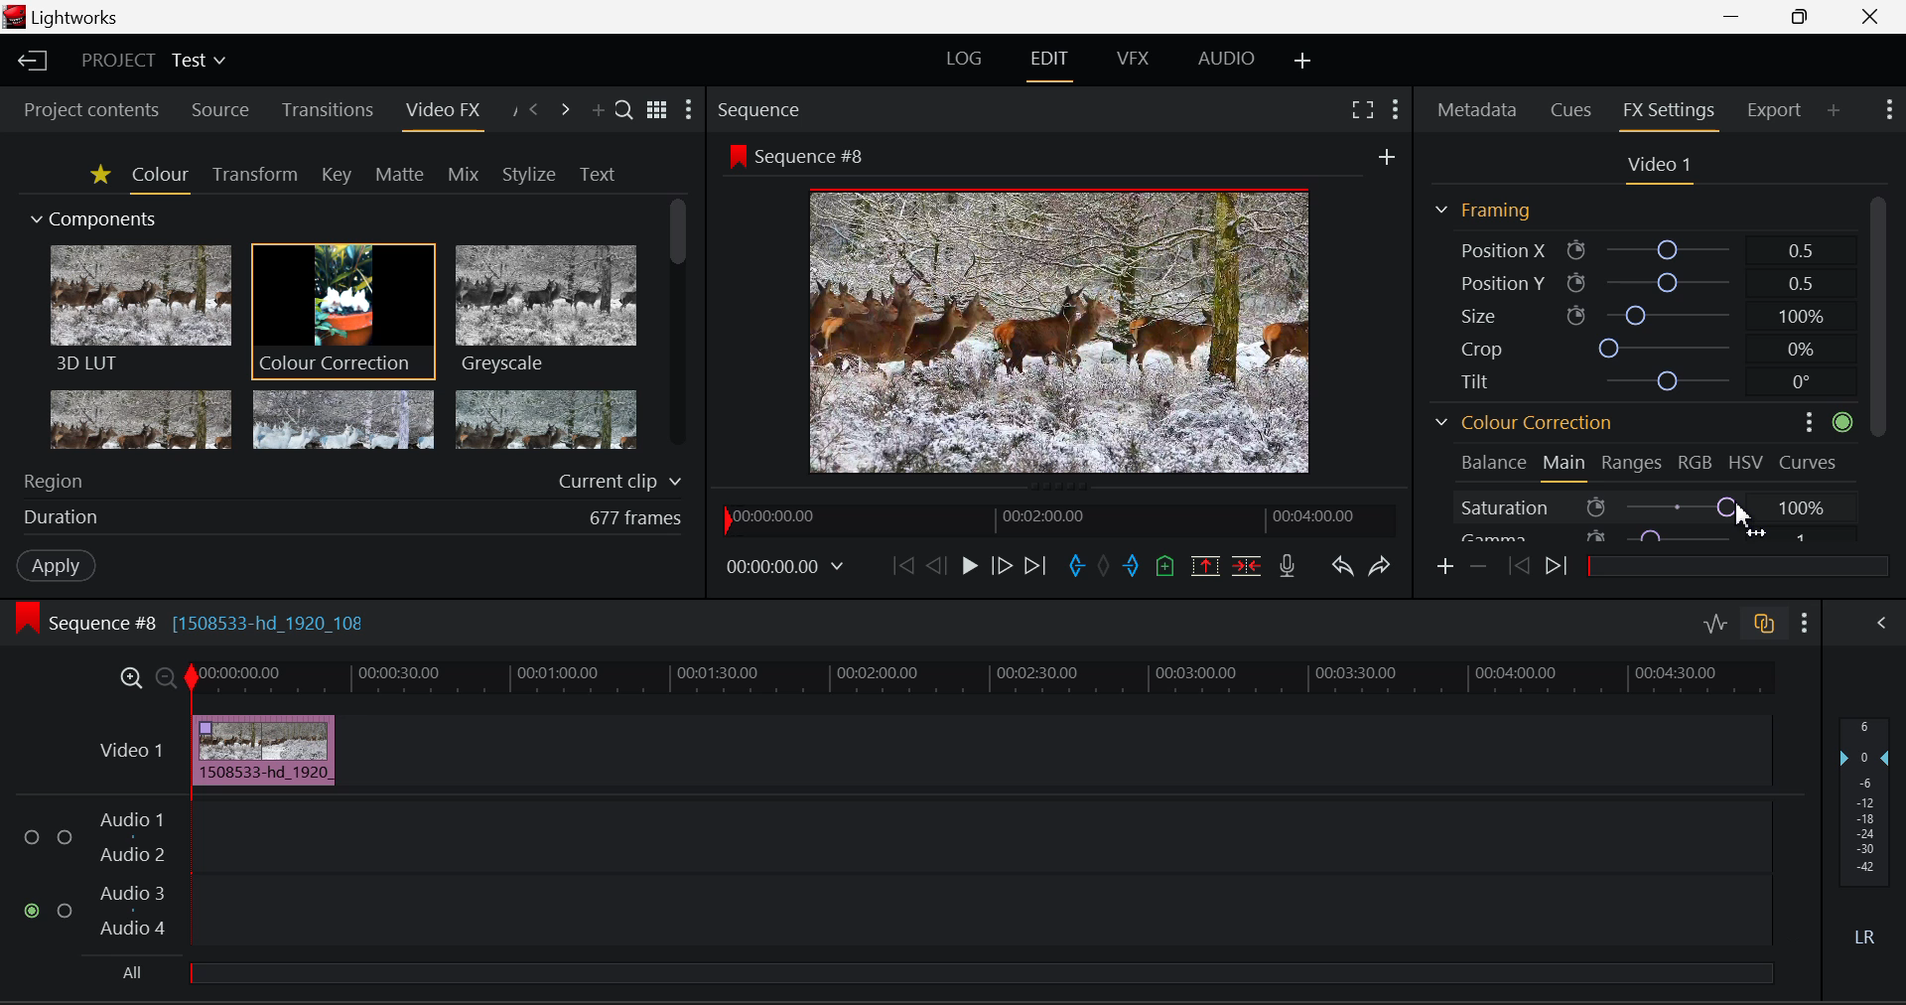 Image resolution: width=1906 pixels, height=1005 pixels. Describe the element at coordinates (142, 419) in the screenshot. I see `Glow` at that location.